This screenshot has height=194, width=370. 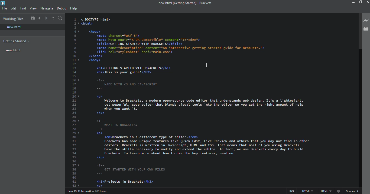 I want to click on close, so click(x=367, y=2).